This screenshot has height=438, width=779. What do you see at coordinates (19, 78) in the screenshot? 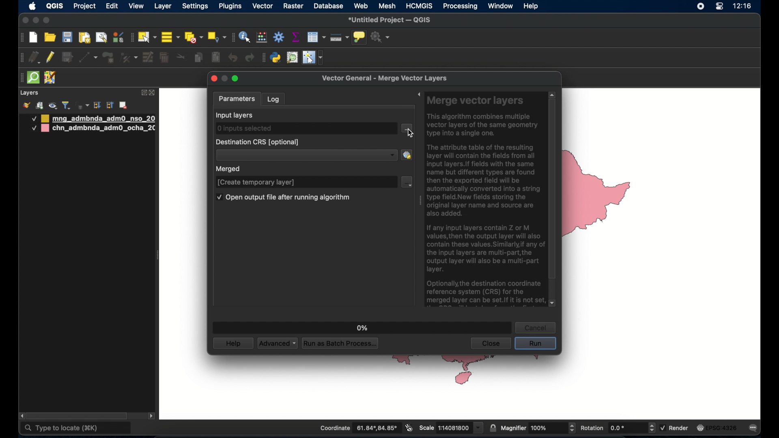
I see `drag handle` at bounding box center [19, 78].